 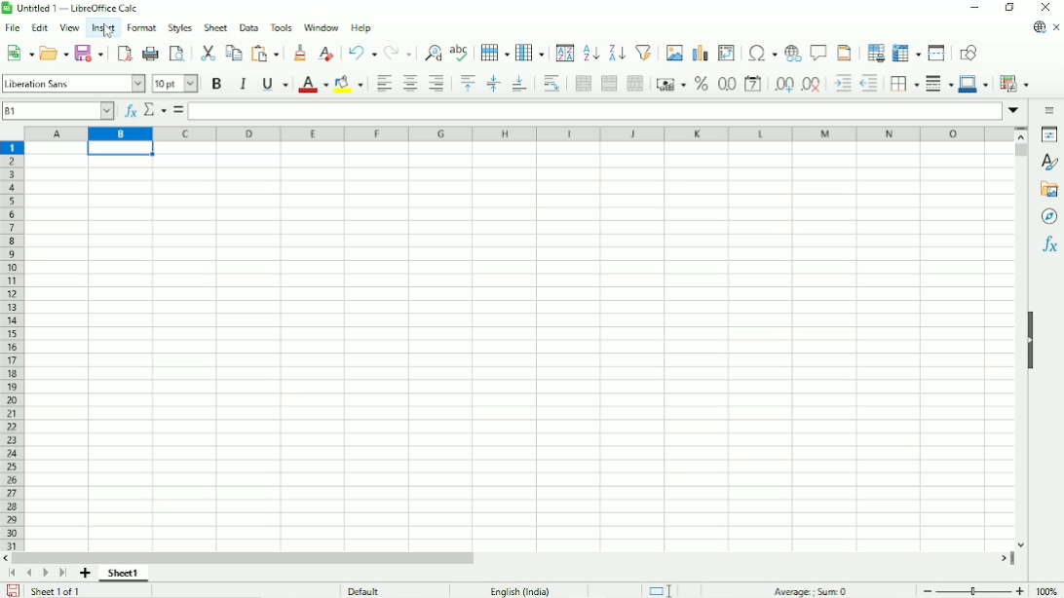 I want to click on Styles, so click(x=180, y=27).